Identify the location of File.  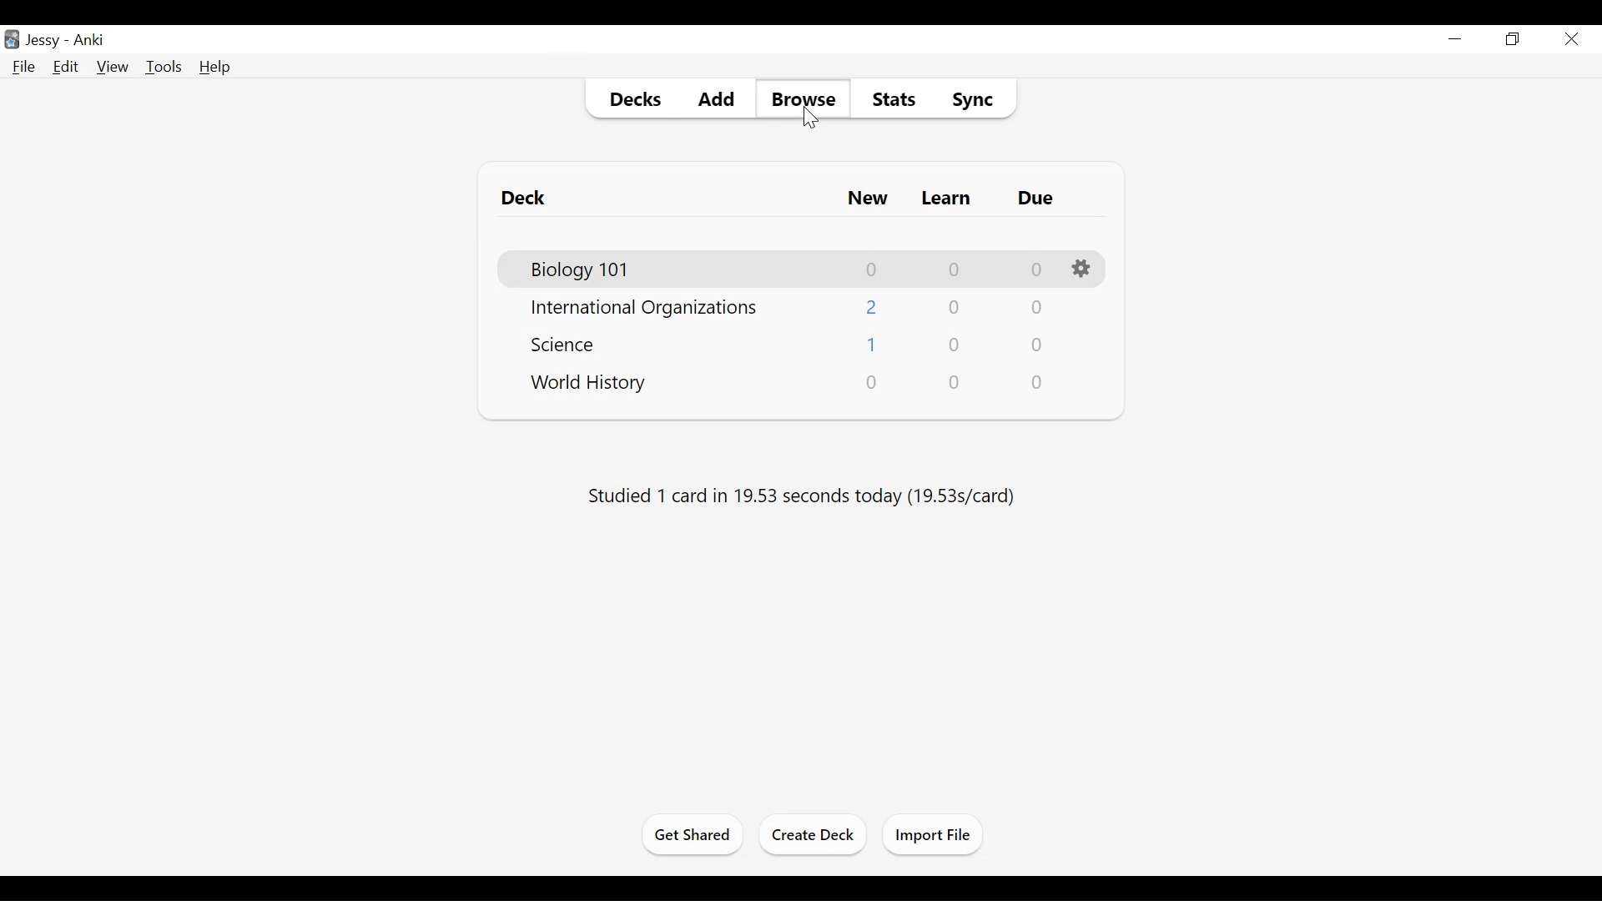
(23, 66).